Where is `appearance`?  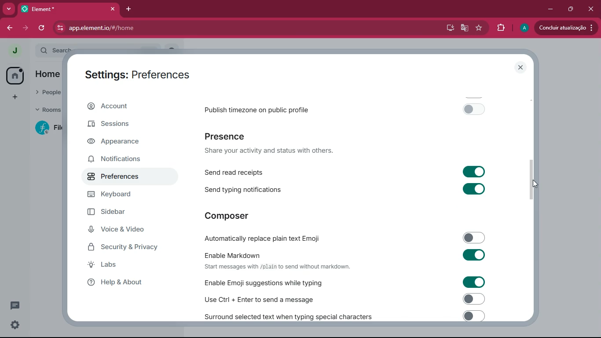
appearance is located at coordinates (119, 142).